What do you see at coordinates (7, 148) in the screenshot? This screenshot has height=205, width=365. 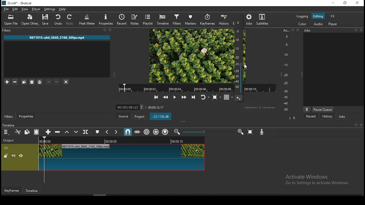 I see `V1` at bounding box center [7, 148].